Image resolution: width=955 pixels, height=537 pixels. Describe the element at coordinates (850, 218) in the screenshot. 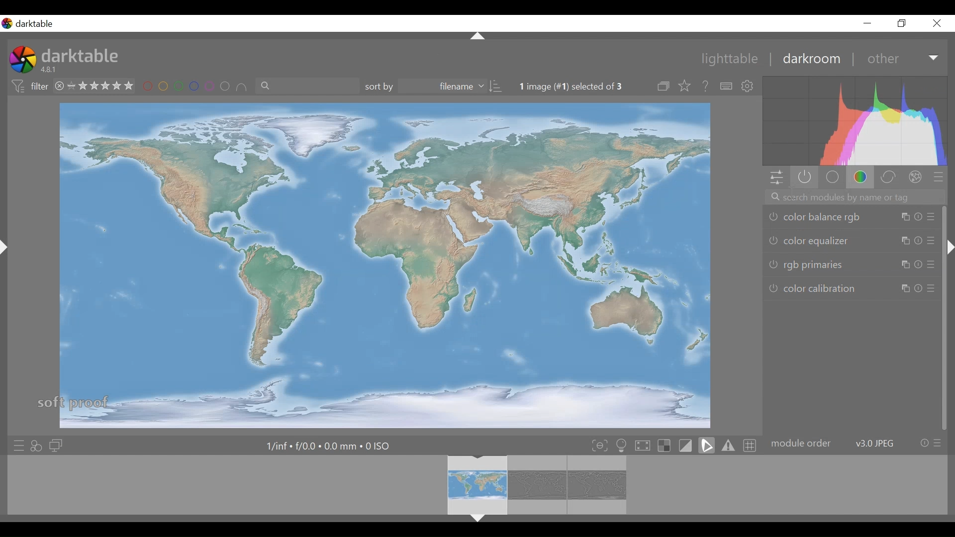

I see `color balance rgb` at that location.